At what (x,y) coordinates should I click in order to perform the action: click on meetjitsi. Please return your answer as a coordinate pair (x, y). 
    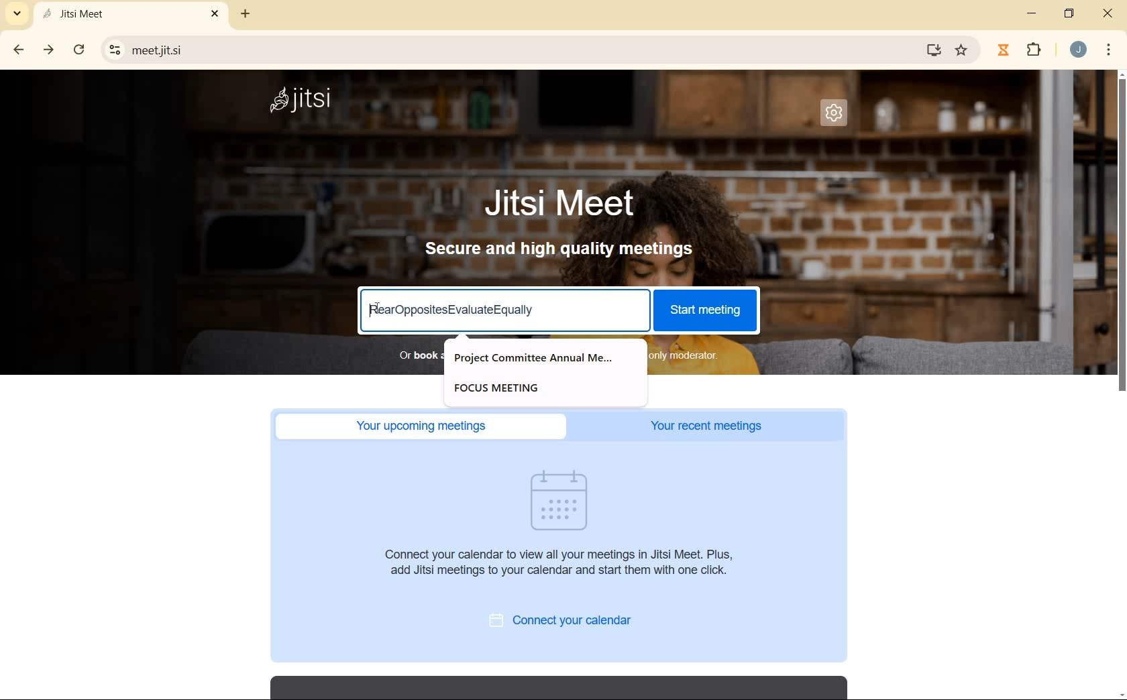
    Looking at the image, I should click on (516, 50).